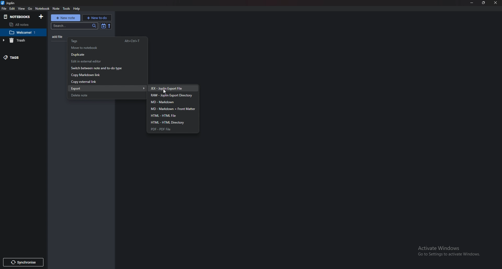  Describe the element at coordinates (102, 26) in the screenshot. I see `Toggle sort order` at that location.